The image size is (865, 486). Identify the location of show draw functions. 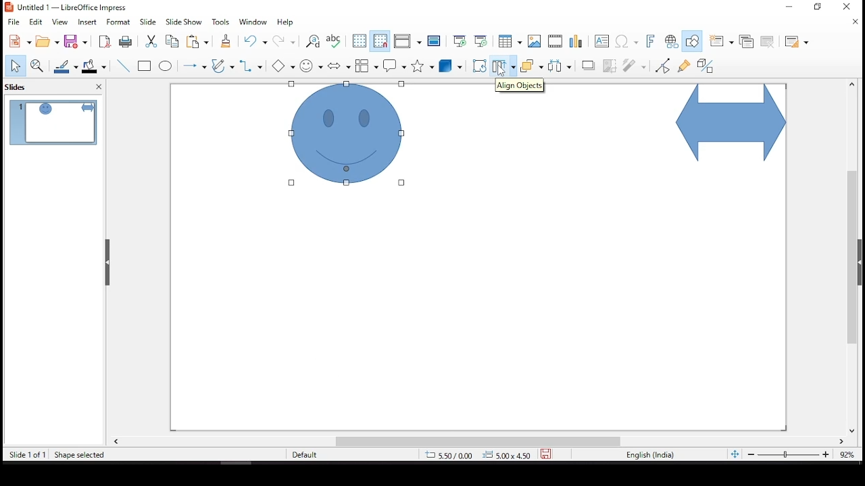
(691, 41).